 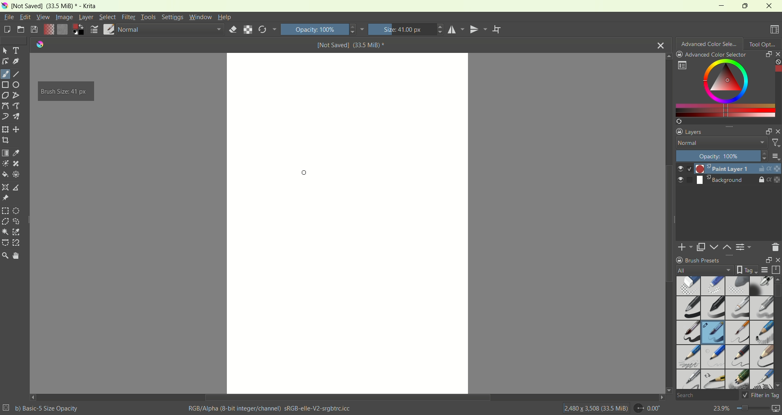 What do you see at coordinates (719, 144) in the screenshot?
I see `normal` at bounding box center [719, 144].